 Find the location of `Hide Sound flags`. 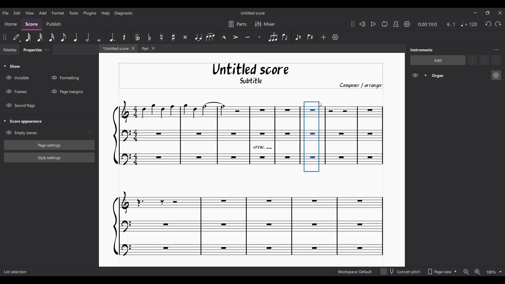

Hide Sound flags is located at coordinates (20, 106).